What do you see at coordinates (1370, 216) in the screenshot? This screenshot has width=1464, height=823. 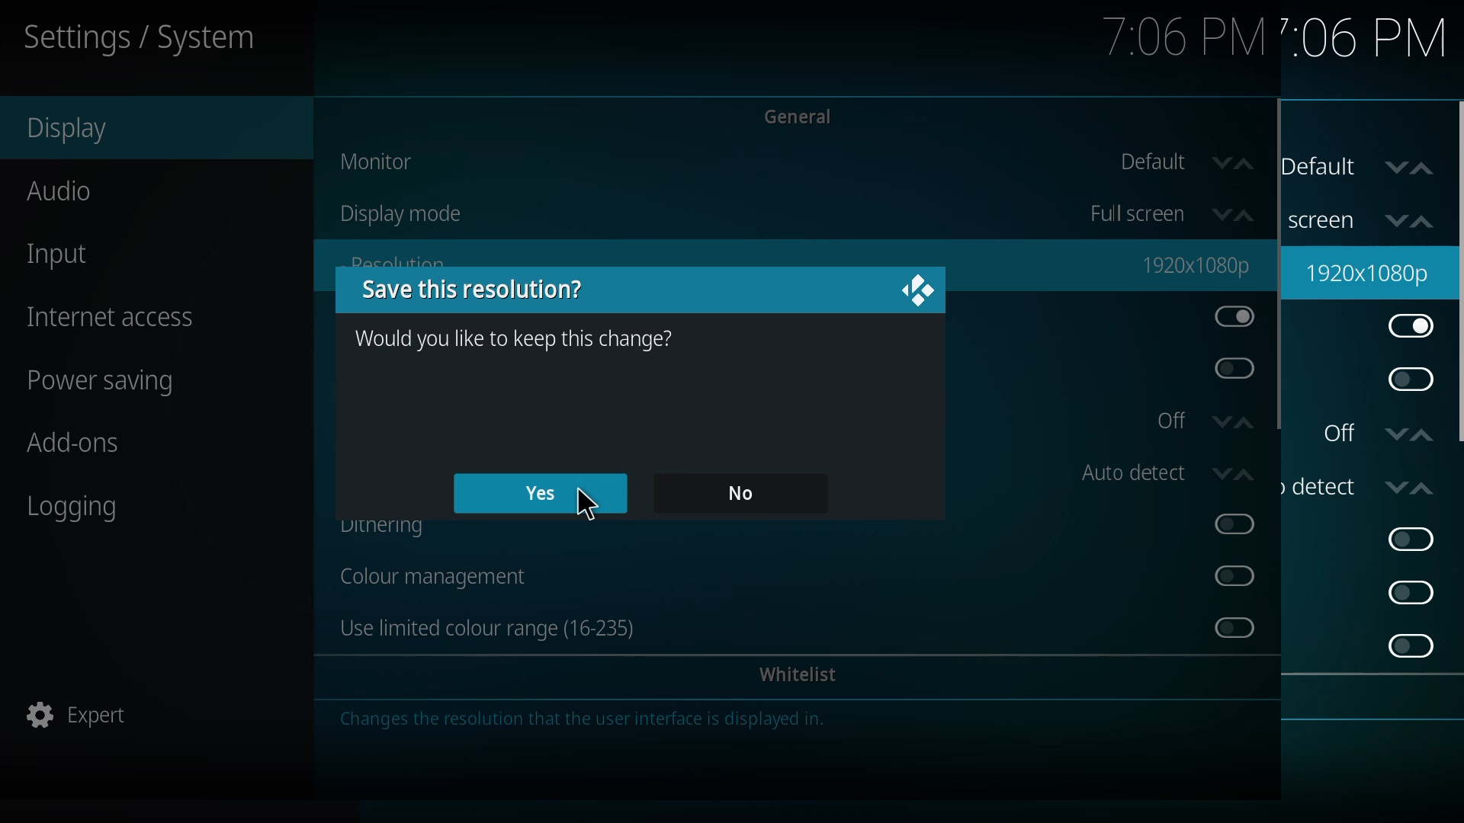 I see `fullscreen` at bounding box center [1370, 216].